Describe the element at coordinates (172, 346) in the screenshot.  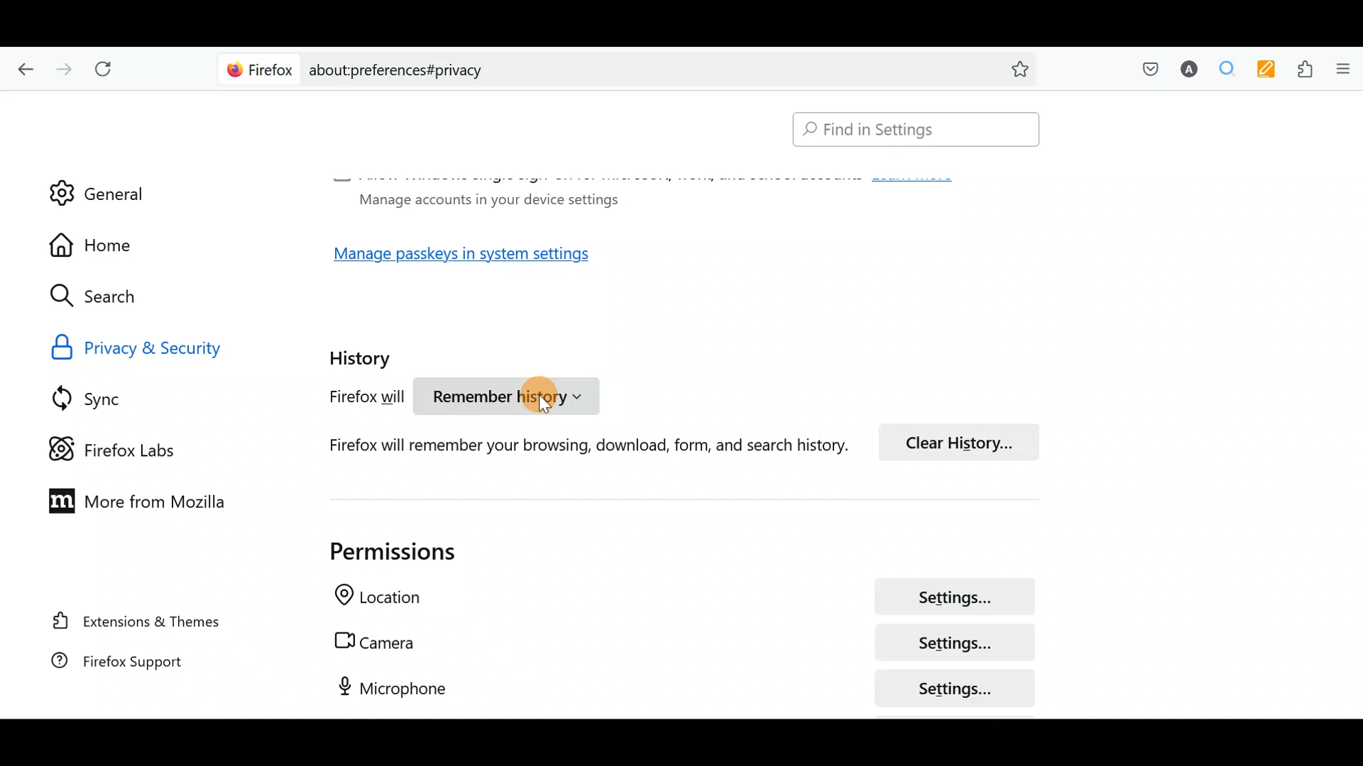
I see `Privacy & security` at that location.